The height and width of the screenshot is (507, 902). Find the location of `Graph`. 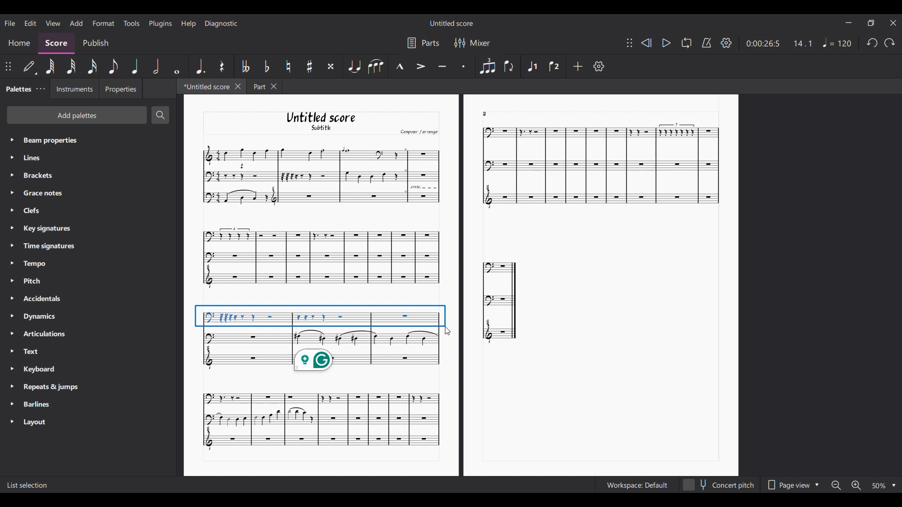

Graph is located at coordinates (597, 167).